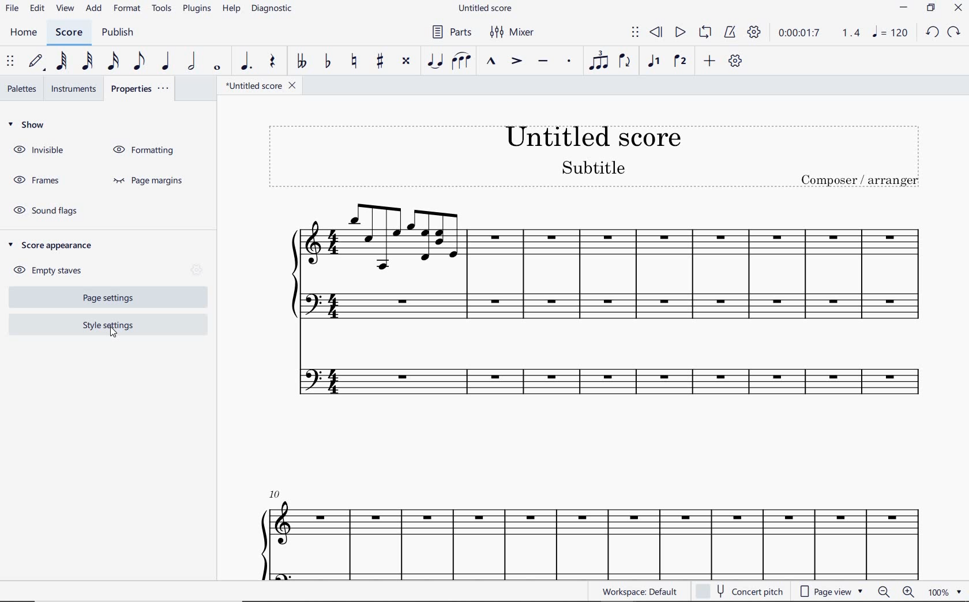  What do you see at coordinates (140, 62) in the screenshot?
I see `EIGHTH NOTE` at bounding box center [140, 62].